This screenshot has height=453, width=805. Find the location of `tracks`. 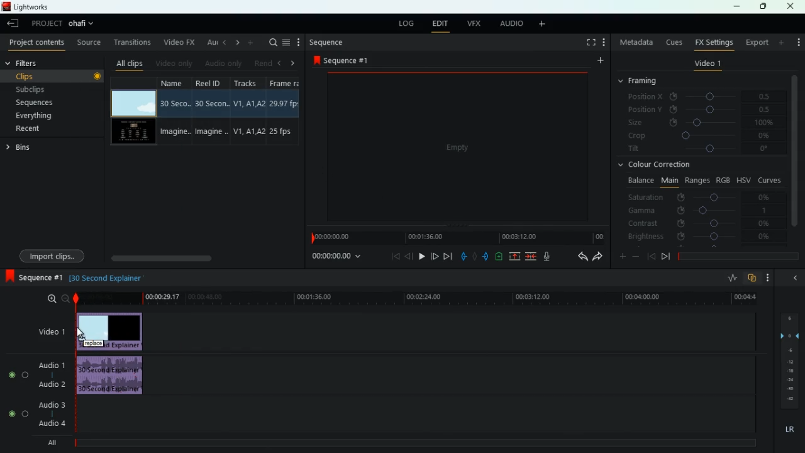

tracks is located at coordinates (249, 111).